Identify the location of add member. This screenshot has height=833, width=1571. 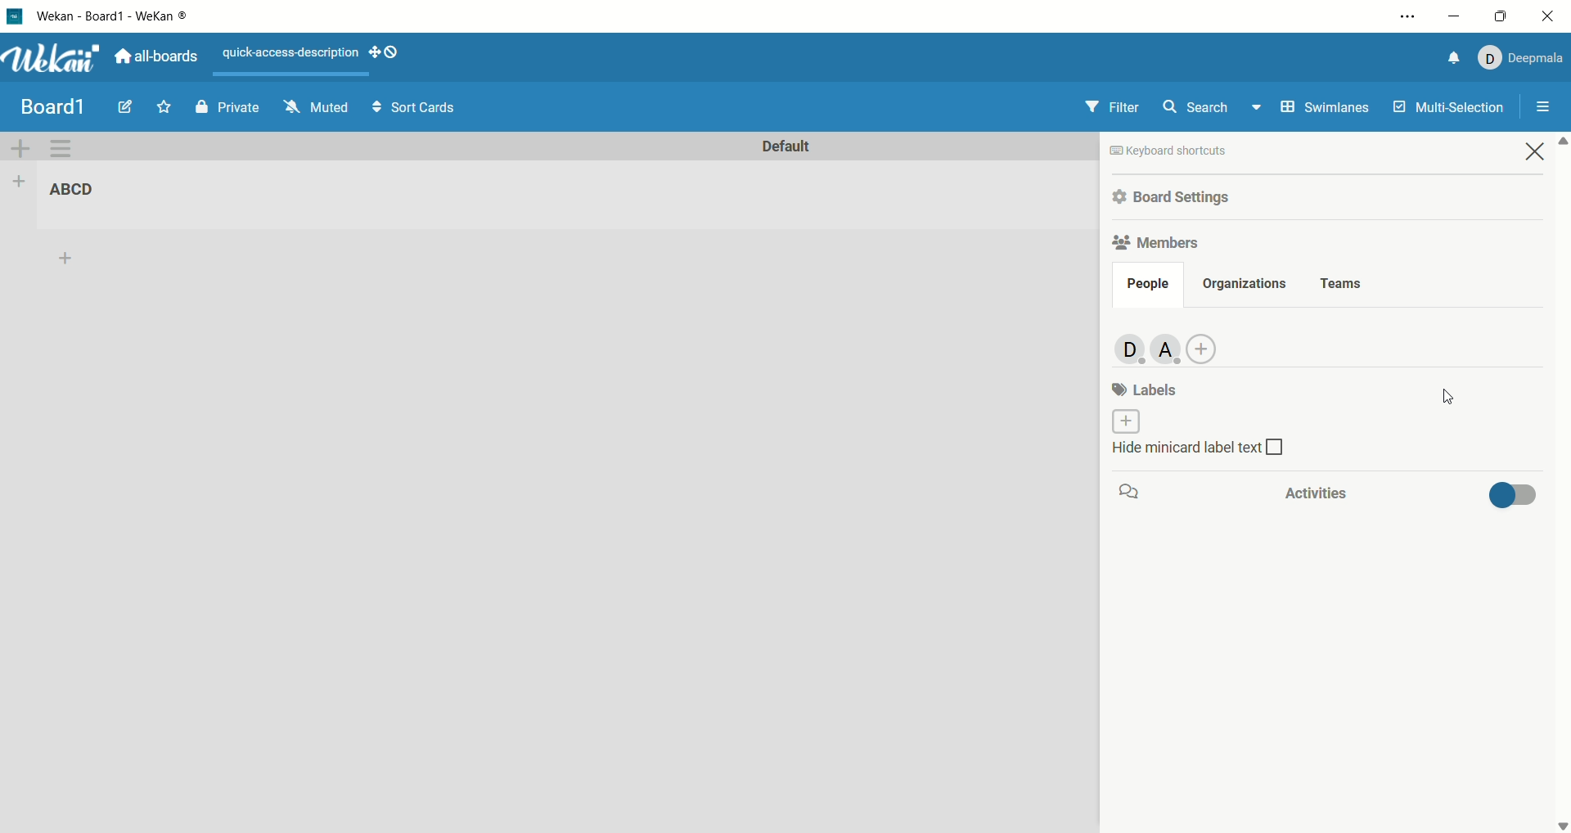
(1205, 348).